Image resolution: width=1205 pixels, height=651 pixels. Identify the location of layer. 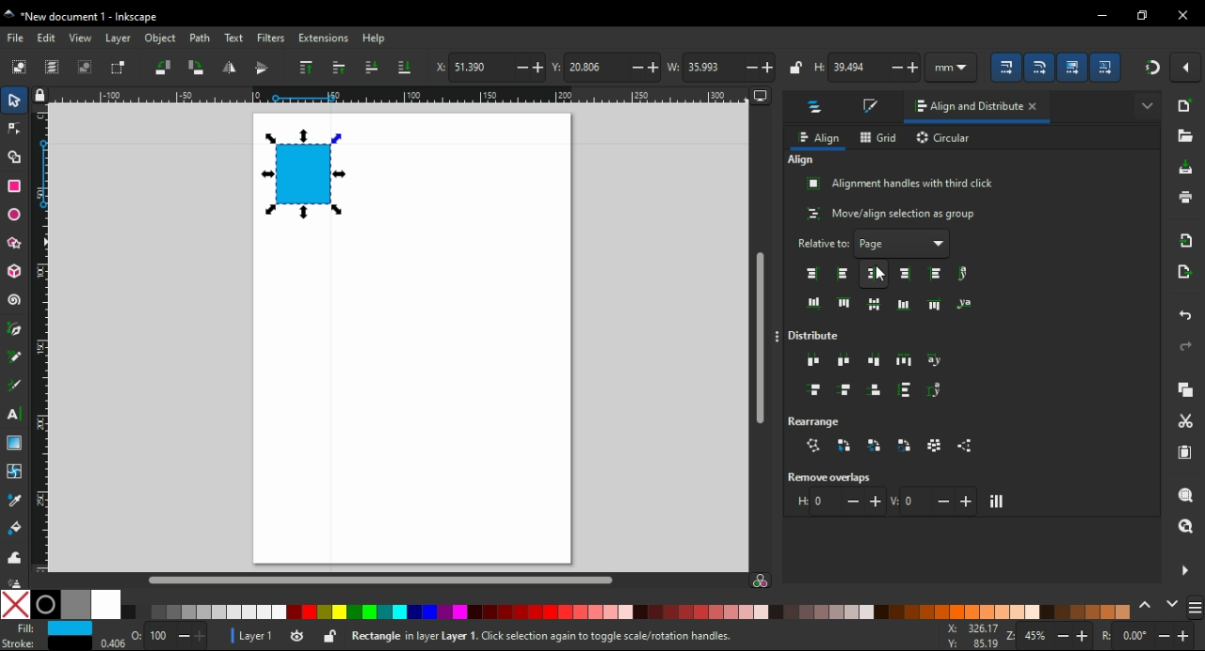
(249, 635).